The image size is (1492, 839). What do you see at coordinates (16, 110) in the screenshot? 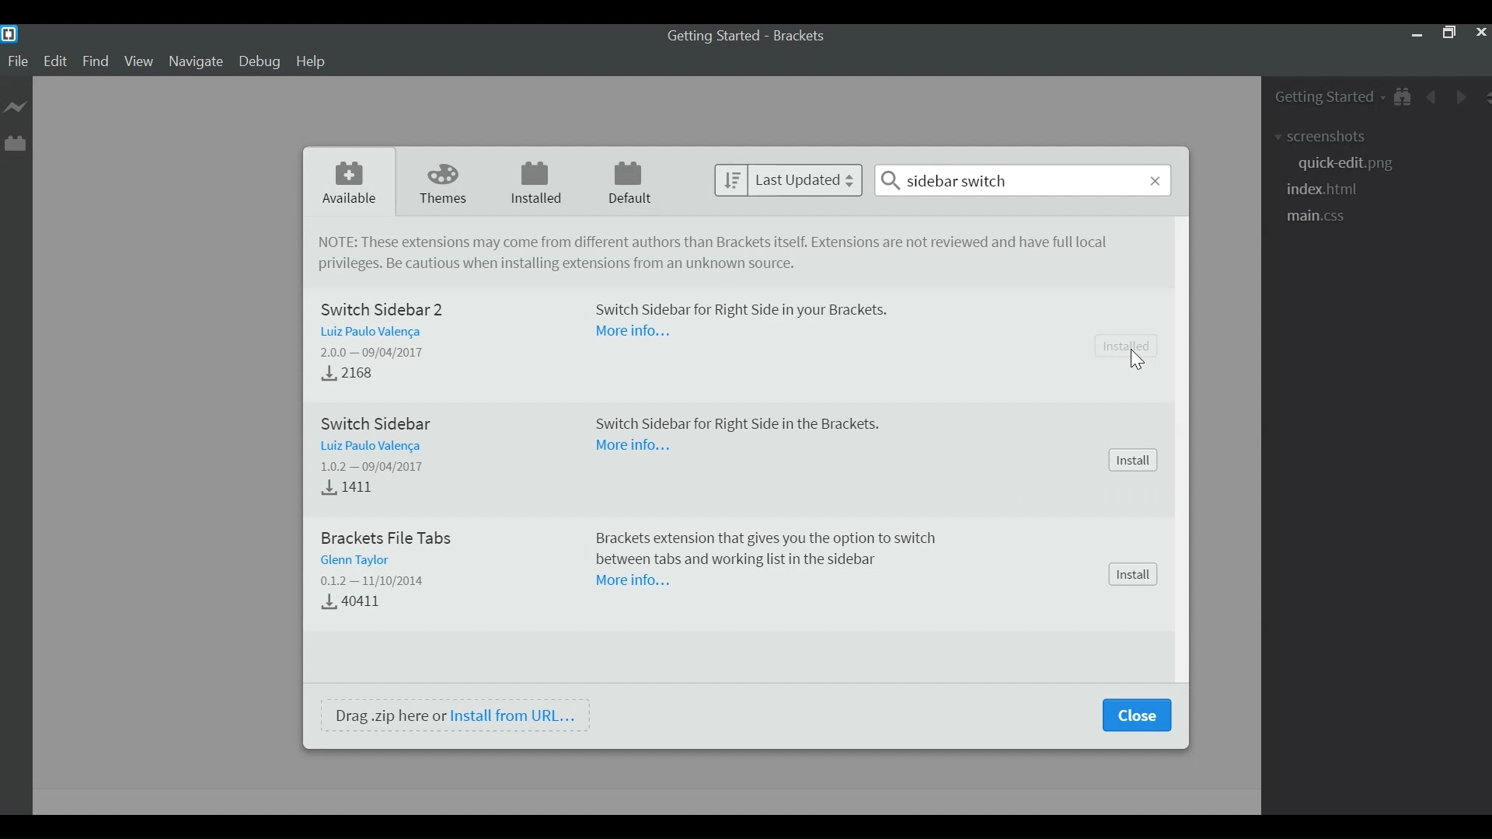
I see `Live Preview` at bounding box center [16, 110].